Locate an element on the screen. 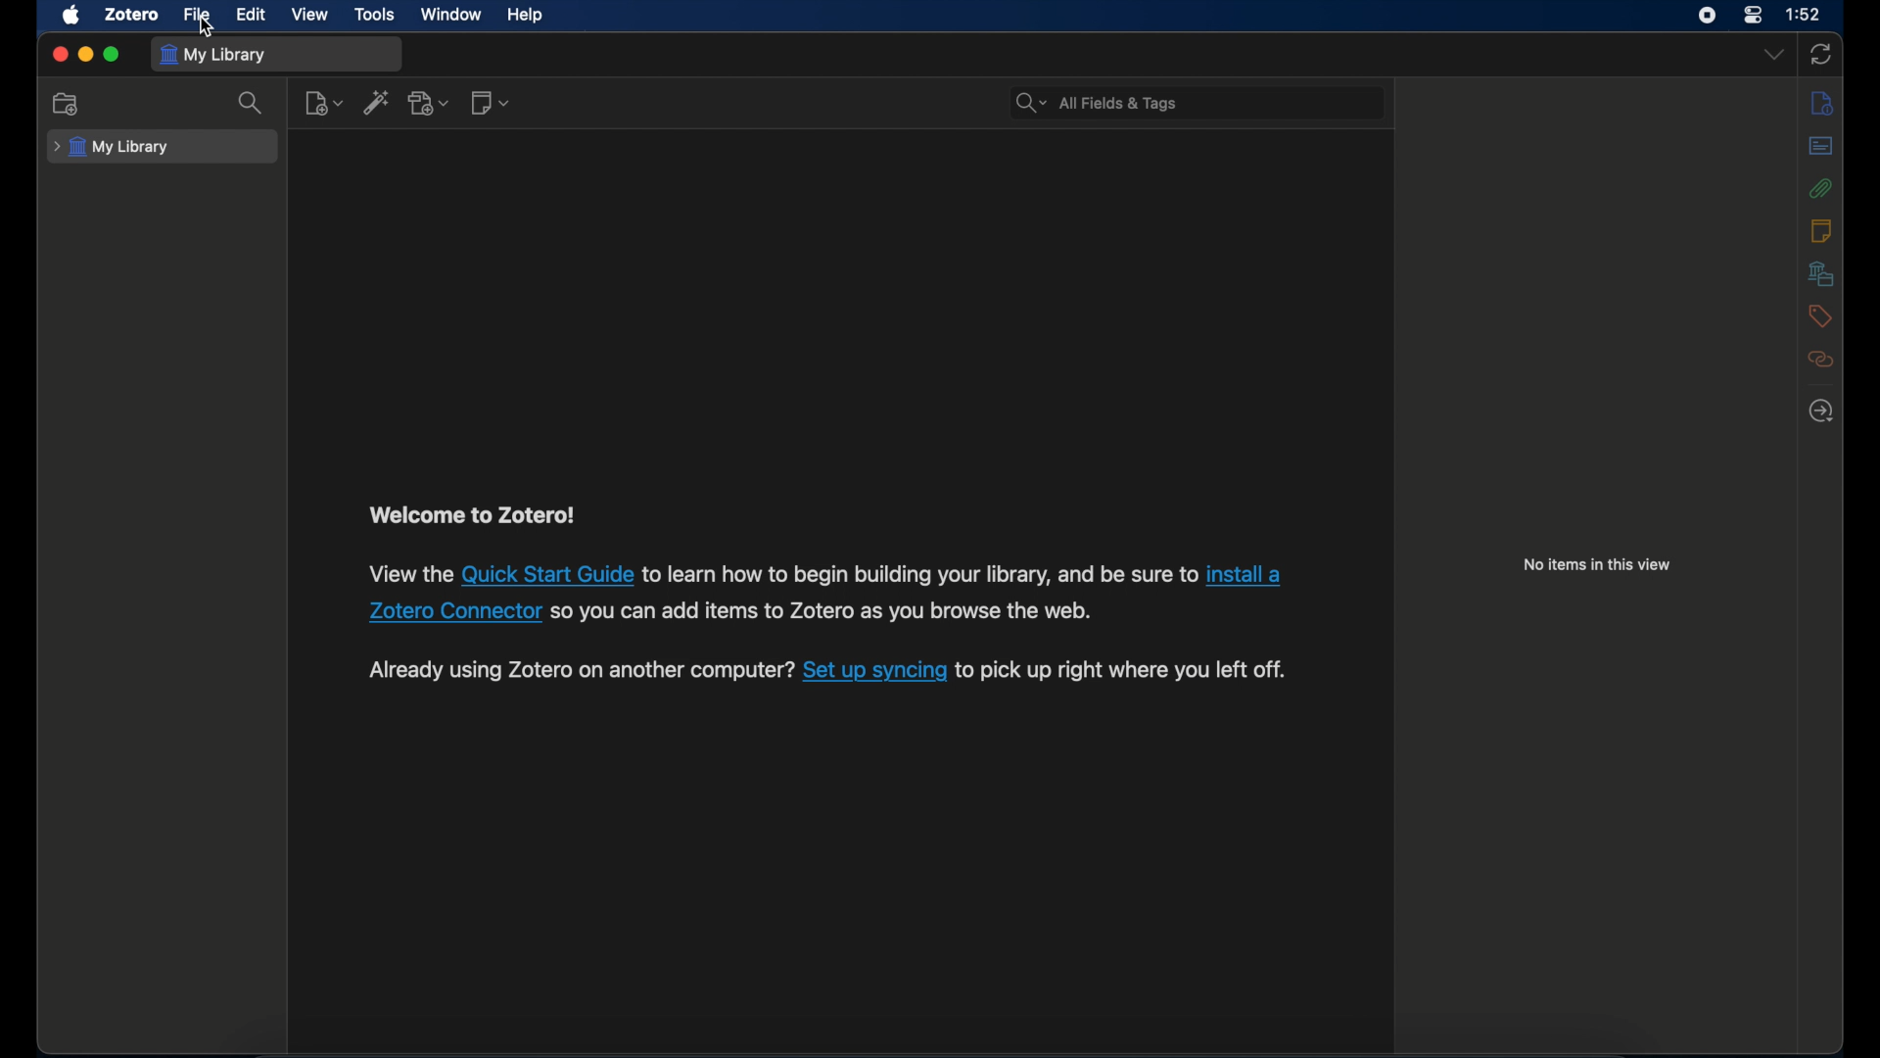  Set up syncing is located at coordinates (874, 669).